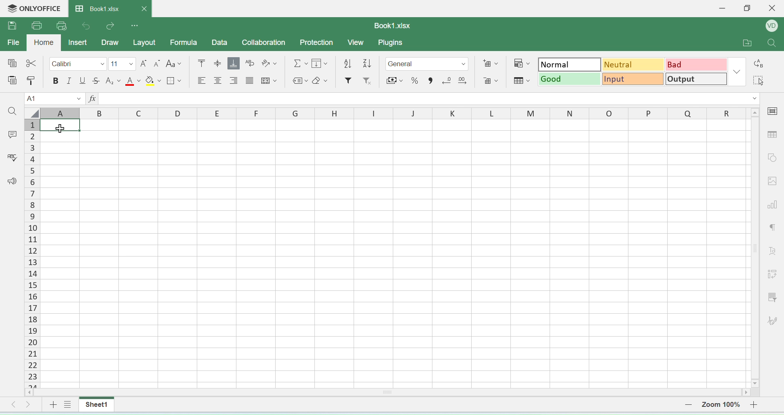 This screenshot has height=415, width=784. What do you see at coordinates (724, 10) in the screenshot?
I see `minimise` at bounding box center [724, 10].